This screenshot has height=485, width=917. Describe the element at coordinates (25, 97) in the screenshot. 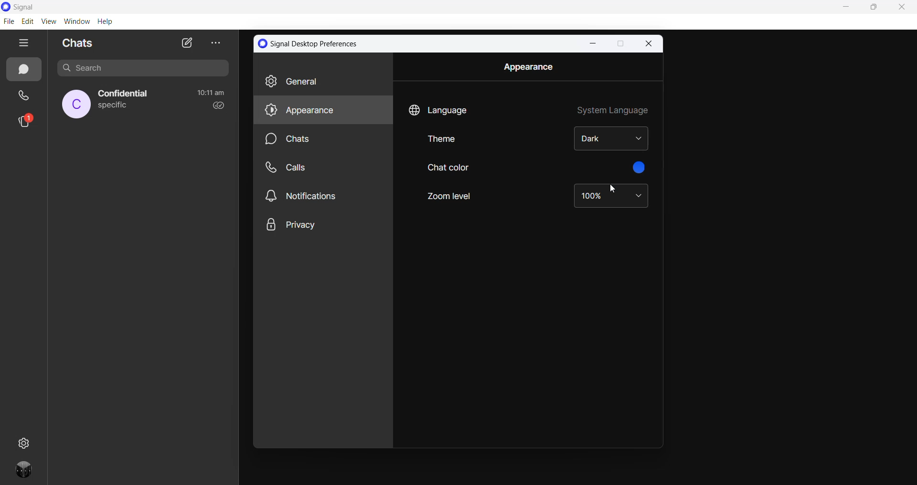

I see `calls` at that location.